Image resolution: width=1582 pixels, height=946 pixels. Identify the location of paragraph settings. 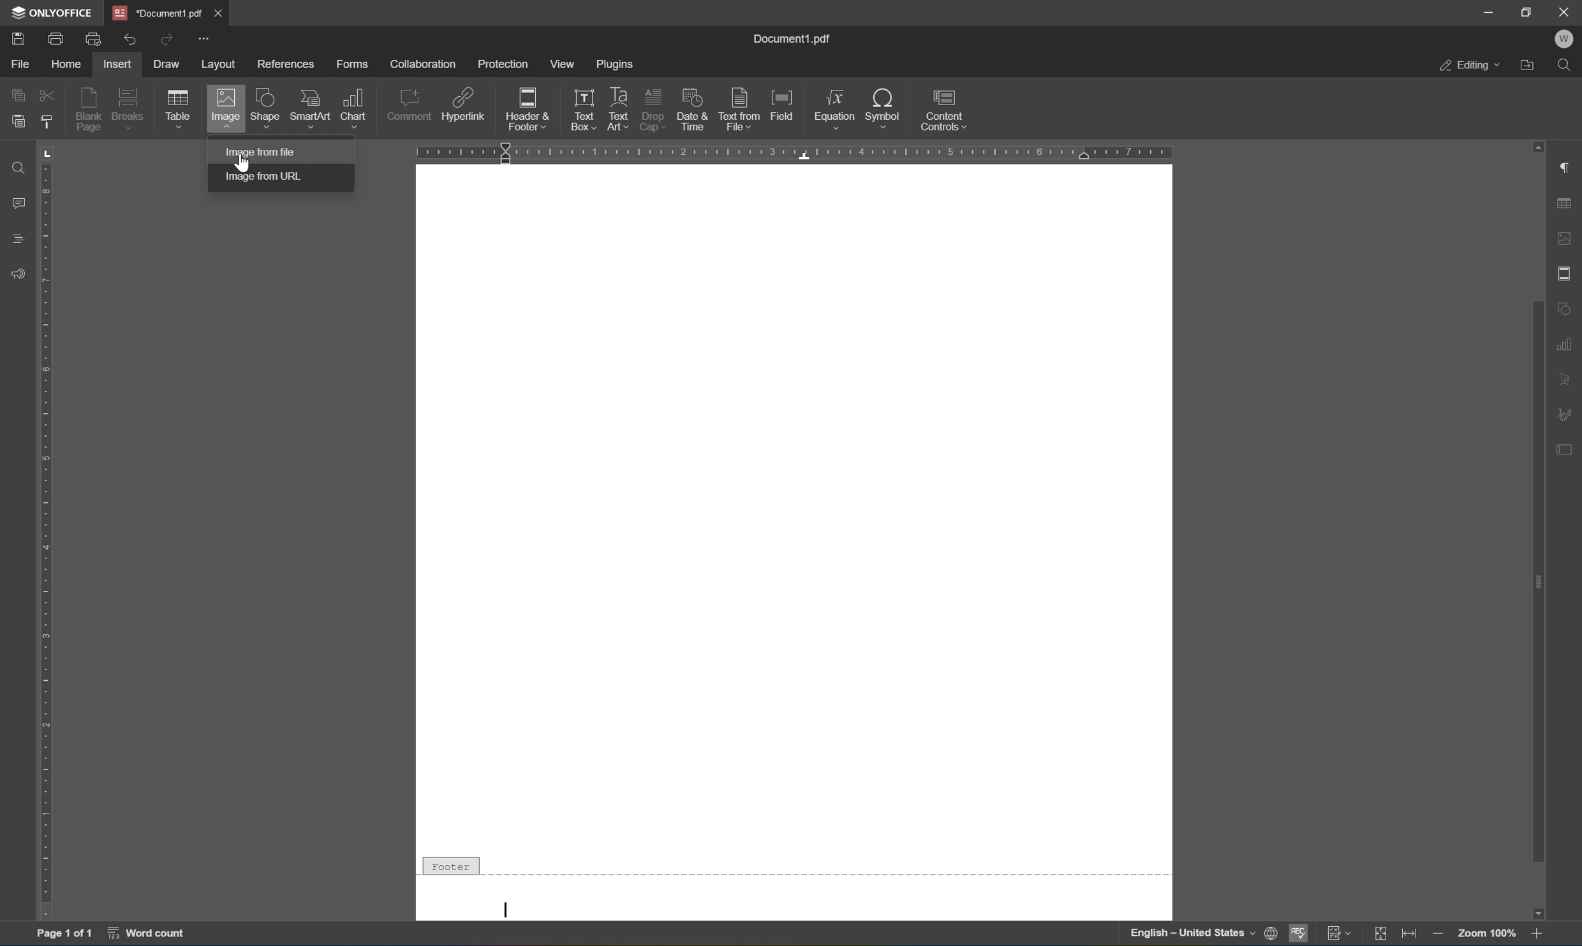
(1568, 168).